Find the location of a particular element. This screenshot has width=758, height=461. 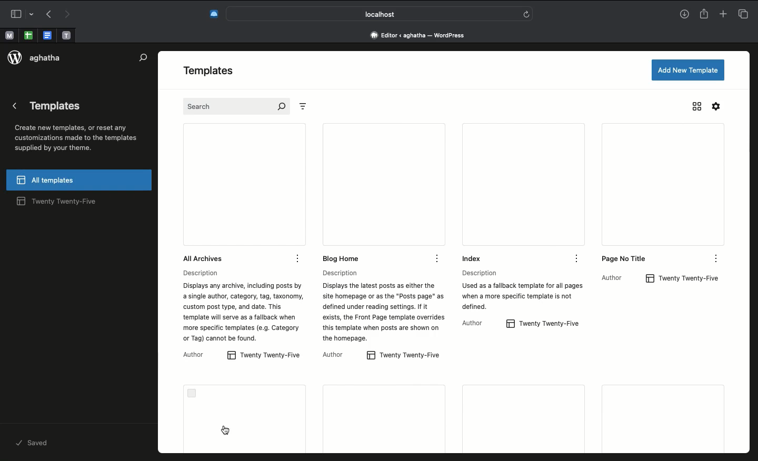

Address is located at coordinates (422, 35).